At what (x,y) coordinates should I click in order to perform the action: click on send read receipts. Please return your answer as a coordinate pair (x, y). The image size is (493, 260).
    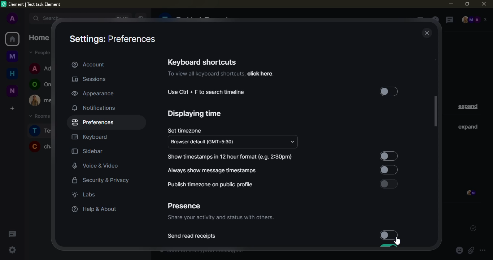
    Looking at the image, I should click on (192, 236).